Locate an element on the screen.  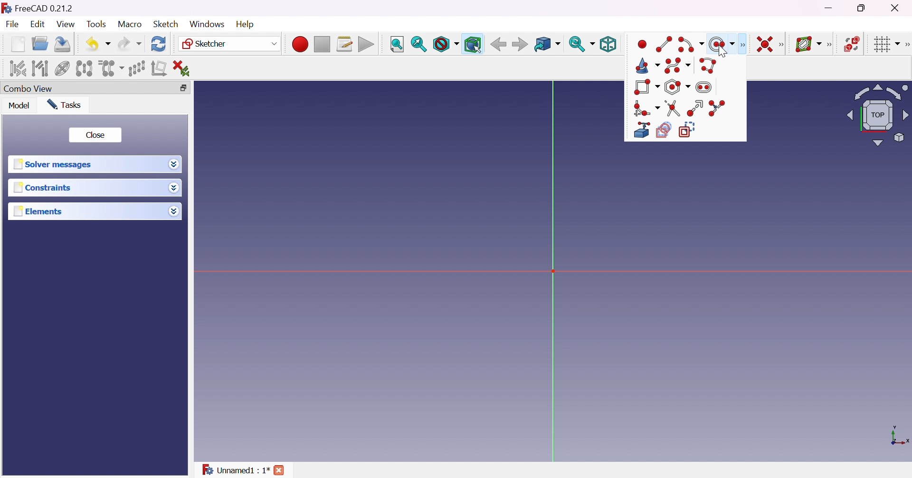
Create line is located at coordinates (665, 43).